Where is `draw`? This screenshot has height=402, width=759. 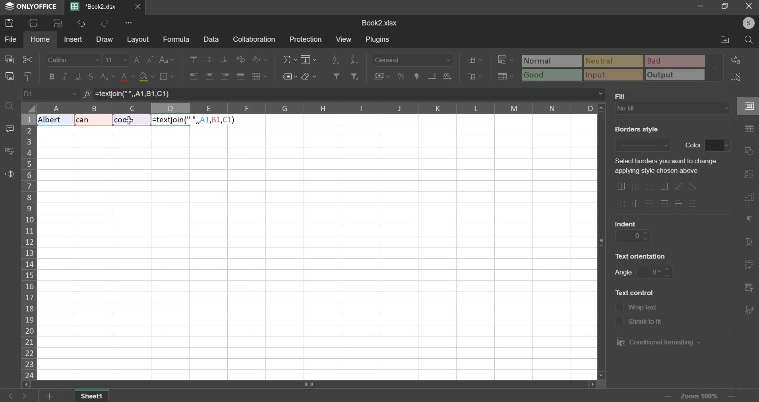
draw is located at coordinates (105, 40).